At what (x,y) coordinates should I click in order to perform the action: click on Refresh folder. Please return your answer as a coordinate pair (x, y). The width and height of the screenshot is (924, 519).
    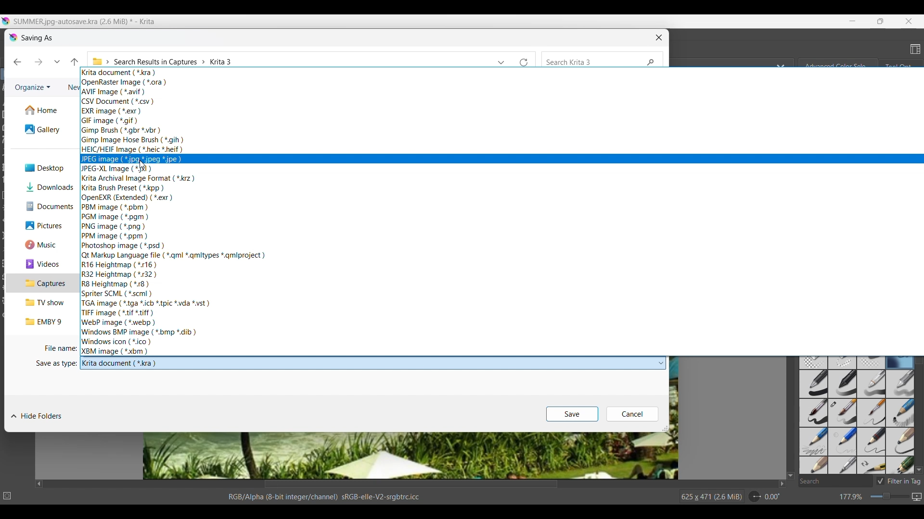
    Looking at the image, I should click on (526, 60).